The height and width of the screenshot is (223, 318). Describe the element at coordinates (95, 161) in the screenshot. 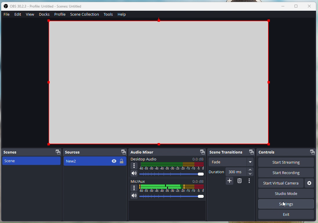

I see `New2` at that location.